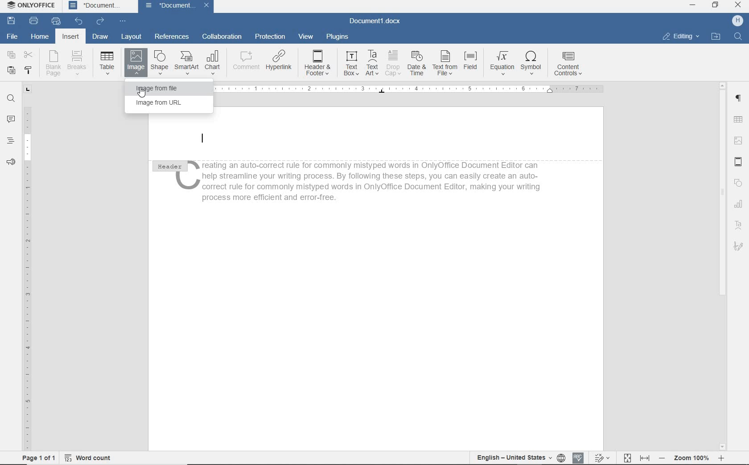 The height and width of the screenshot is (465, 749). I want to click on TEXT FROM FILE, so click(444, 65).